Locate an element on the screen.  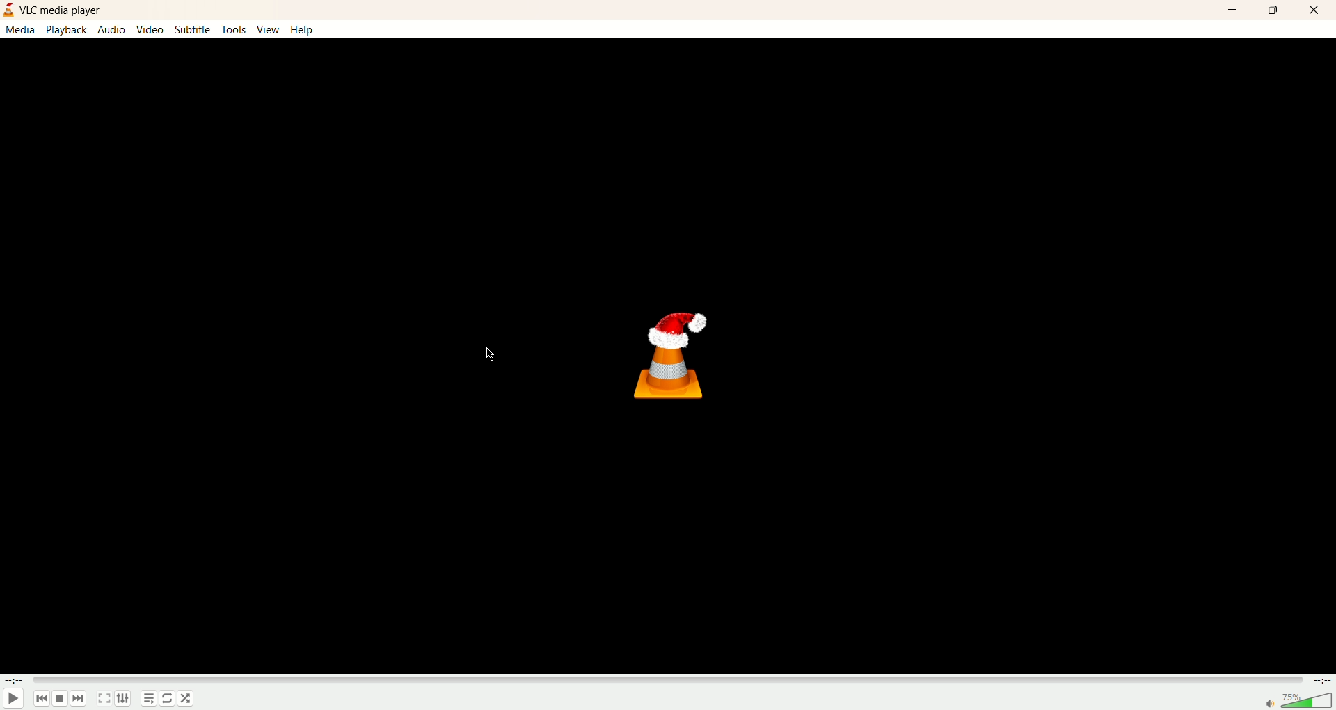
icon is located at coordinates (680, 356).